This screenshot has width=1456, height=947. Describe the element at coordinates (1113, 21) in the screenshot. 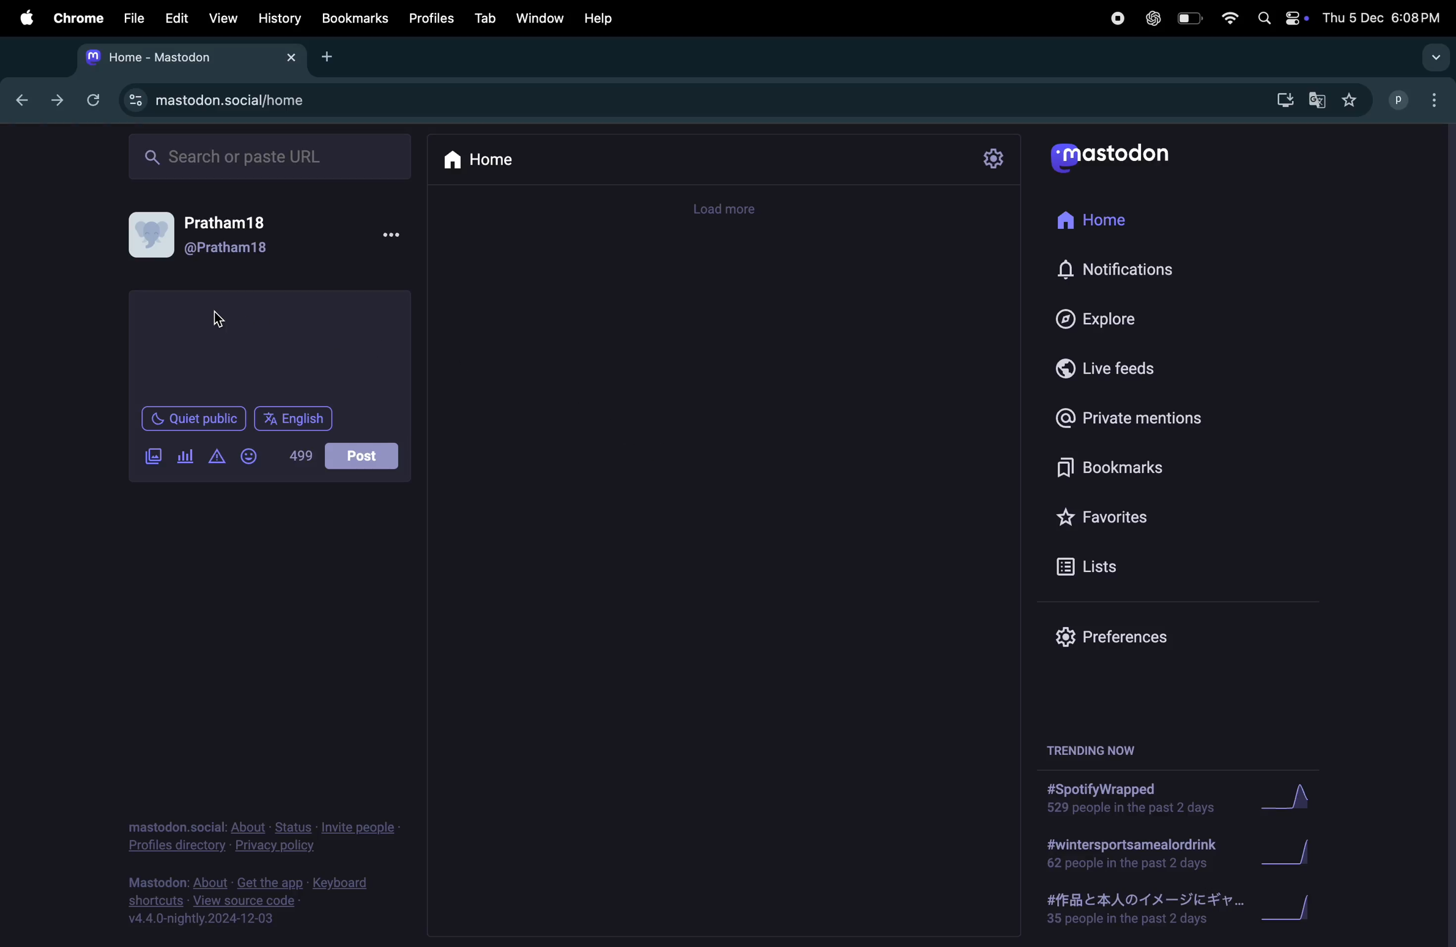

I see `record` at that location.